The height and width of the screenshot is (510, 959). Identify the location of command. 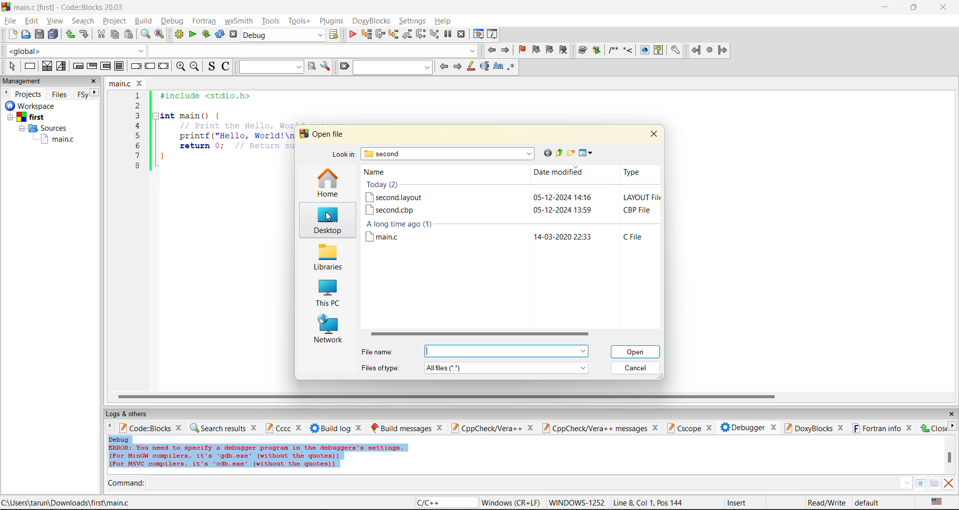
(126, 484).